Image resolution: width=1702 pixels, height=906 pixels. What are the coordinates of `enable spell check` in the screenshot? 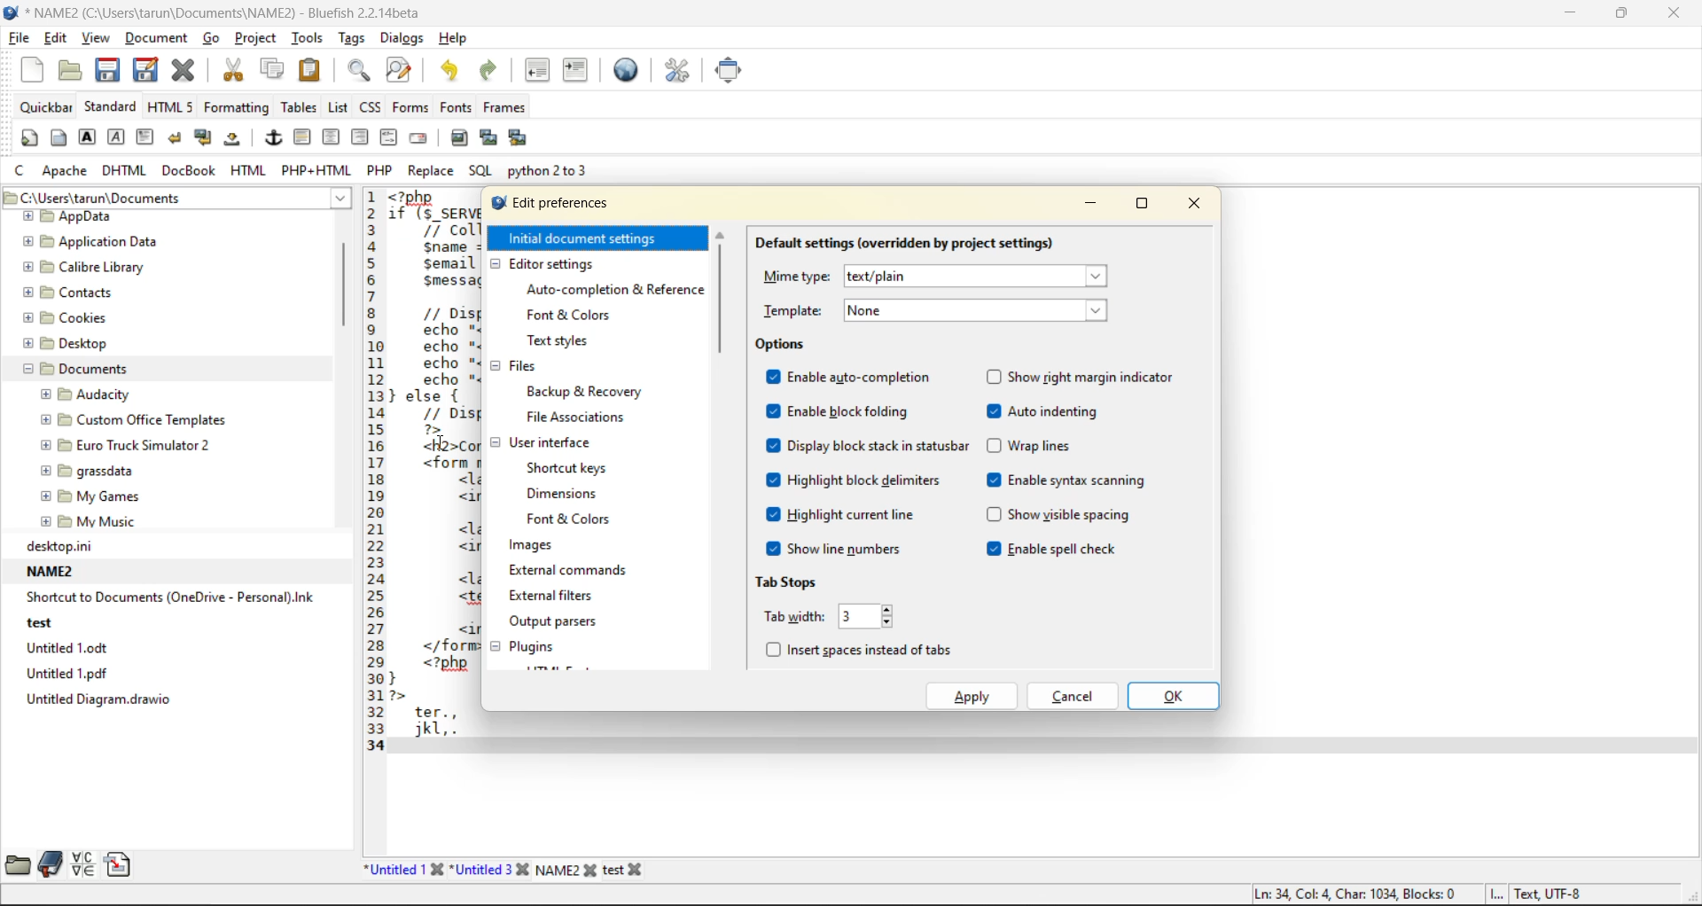 It's located at (1051, 550).